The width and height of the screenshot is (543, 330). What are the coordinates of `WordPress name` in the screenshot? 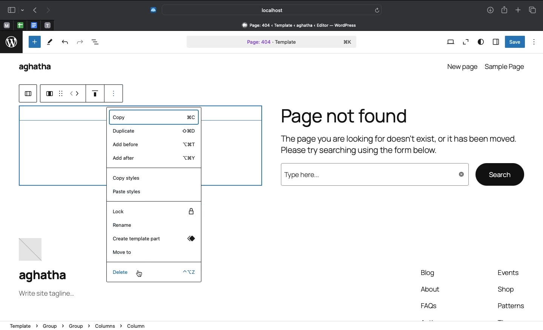 It's located at (39, 68).